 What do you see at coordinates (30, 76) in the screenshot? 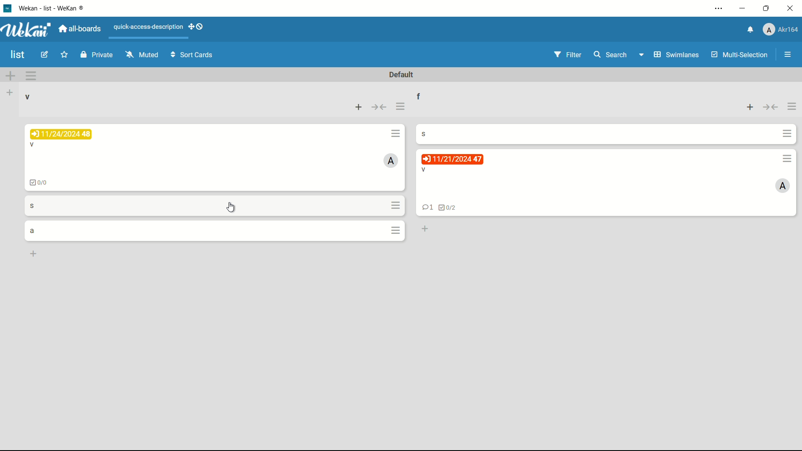
I see `swimlane actions` at bounding box center [30, 76].